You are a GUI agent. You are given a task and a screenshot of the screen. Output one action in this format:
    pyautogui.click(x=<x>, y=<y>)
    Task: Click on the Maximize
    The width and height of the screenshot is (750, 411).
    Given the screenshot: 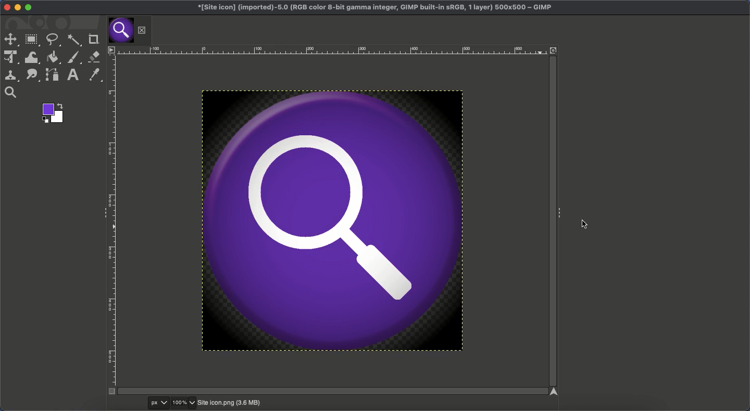 What is the action you would take?
    pyautogui.click(x=29, y=8)
    